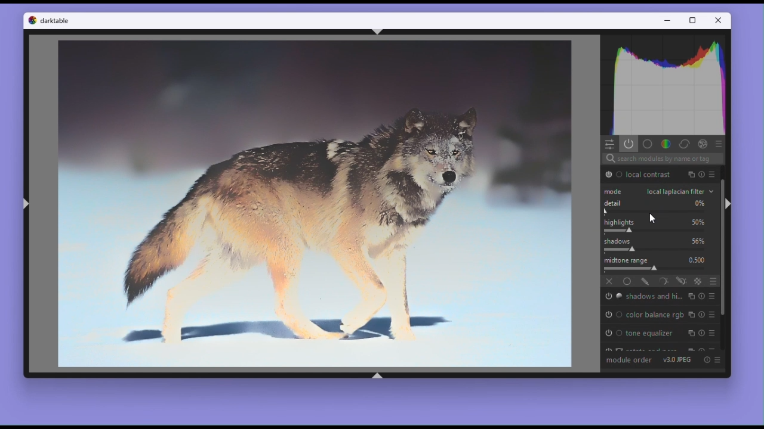  I want to click on Local contrast, so click(650, 174).